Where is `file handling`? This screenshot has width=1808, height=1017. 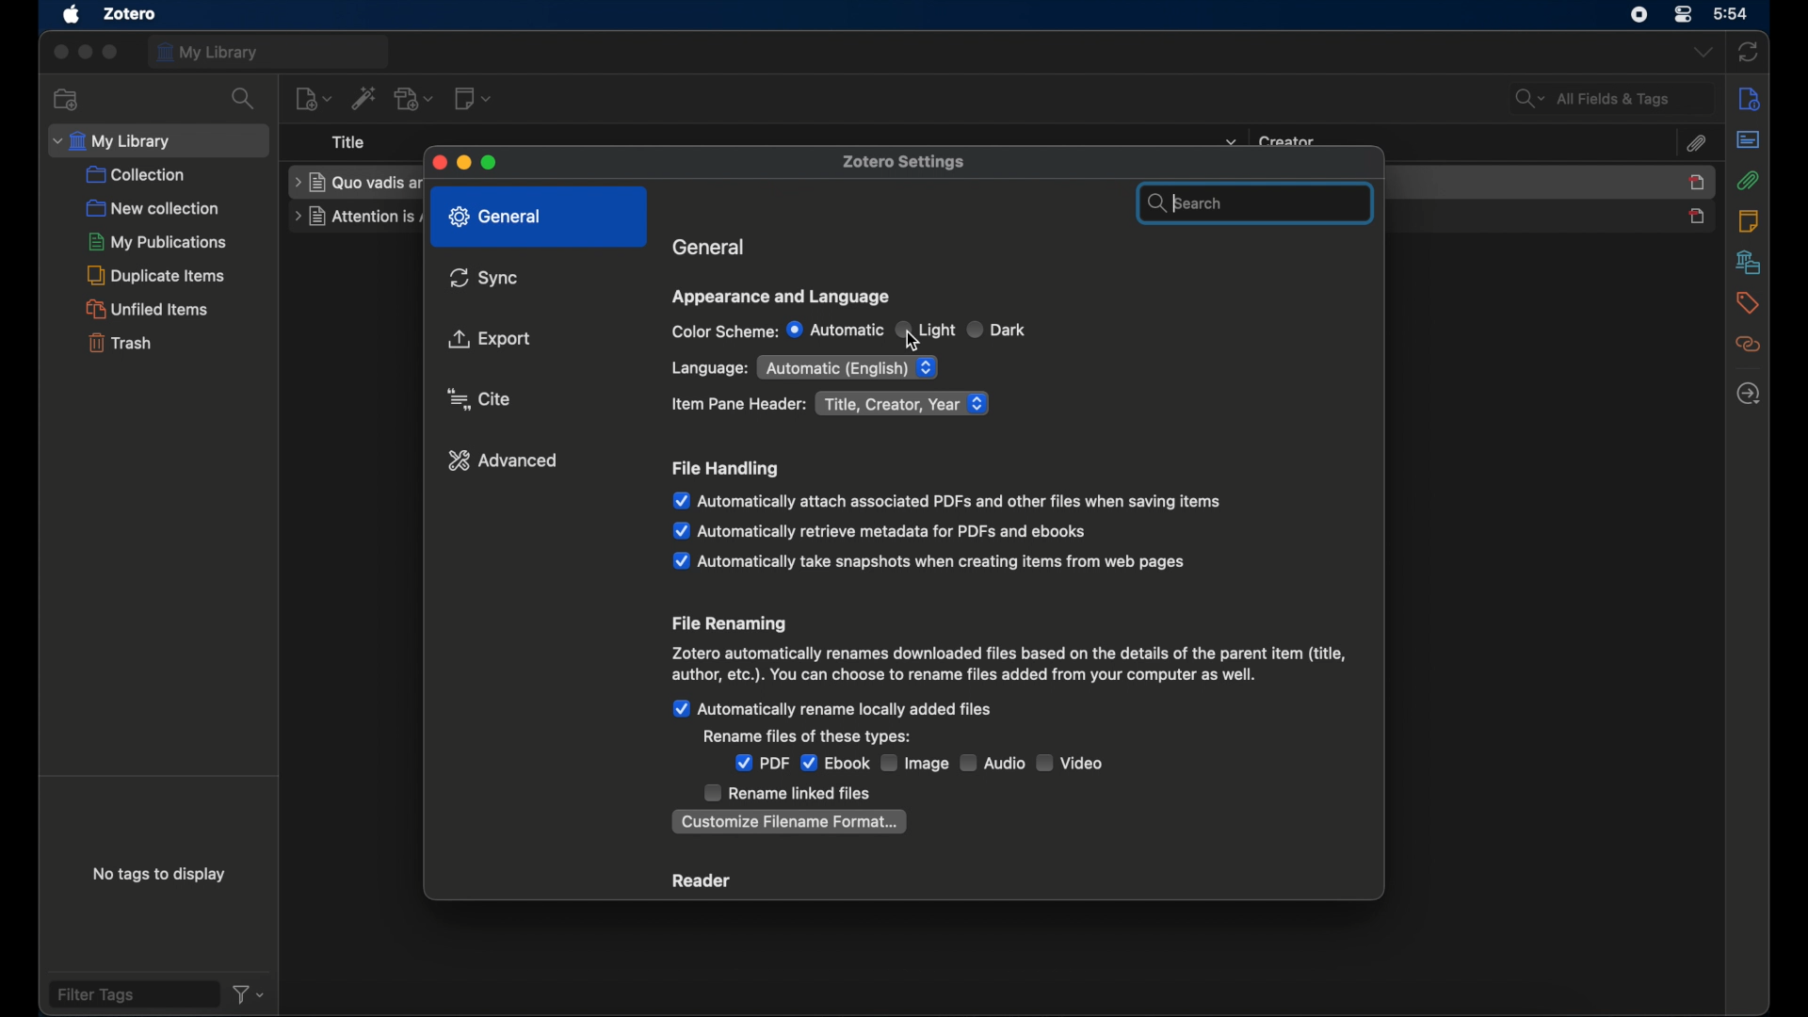
file handling is located at coordinates (725, 468).